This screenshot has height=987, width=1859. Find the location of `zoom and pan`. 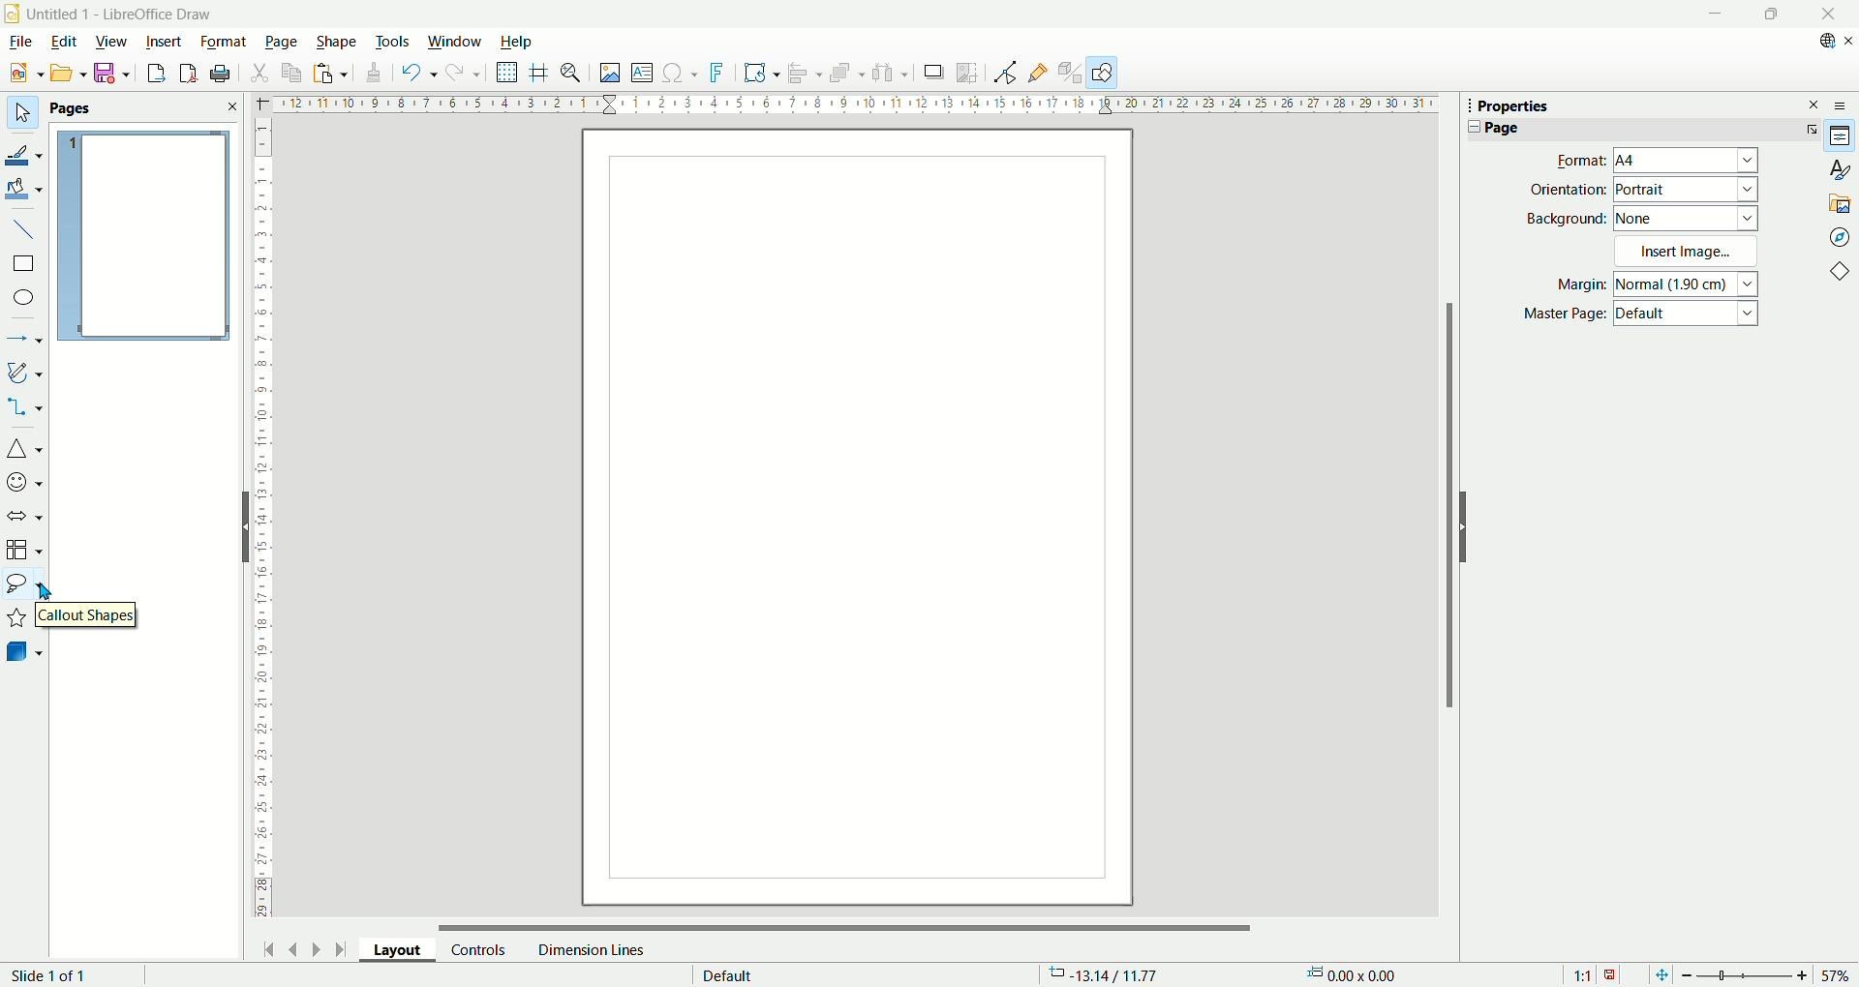

zoom and pan is located at coordinates (572, 75).